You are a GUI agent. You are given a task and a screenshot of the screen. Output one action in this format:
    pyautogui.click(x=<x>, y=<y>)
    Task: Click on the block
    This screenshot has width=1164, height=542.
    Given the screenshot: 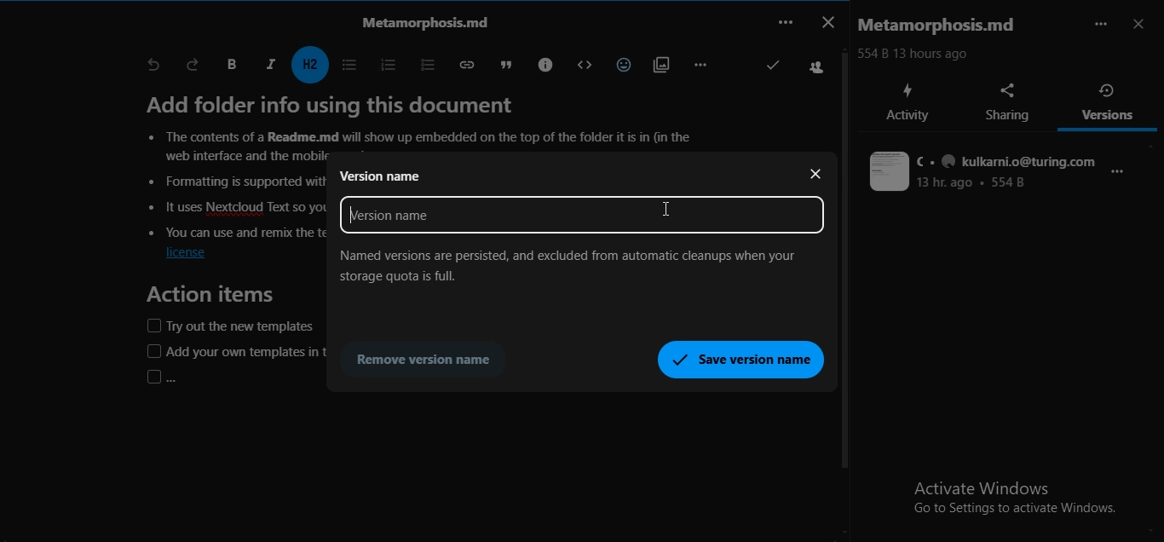 What is the action you would take?
    pyautogui.click(x=580, y=65)
    